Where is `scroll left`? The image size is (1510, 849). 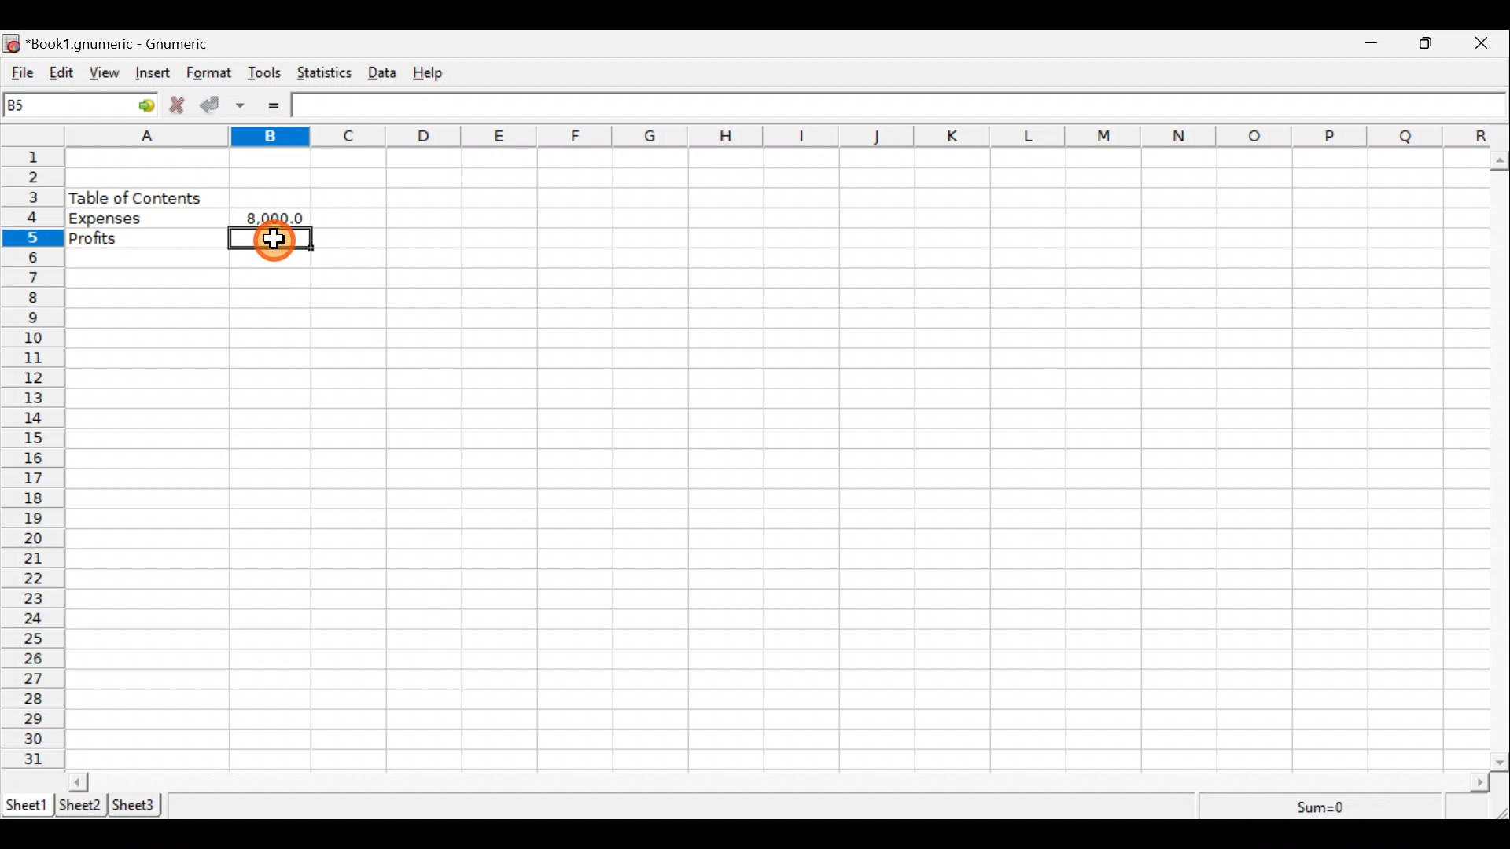
scroll left is located at coordinates (78, 781).